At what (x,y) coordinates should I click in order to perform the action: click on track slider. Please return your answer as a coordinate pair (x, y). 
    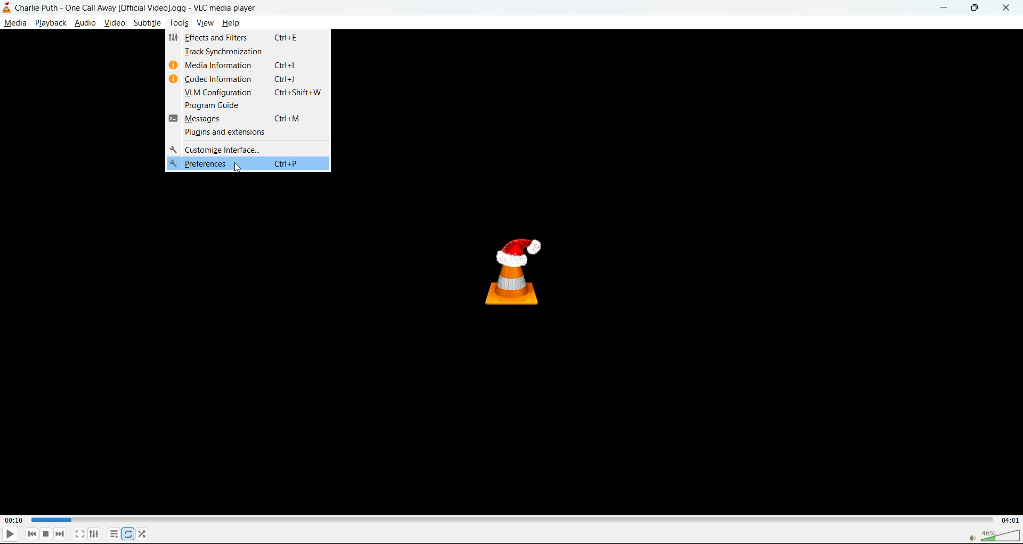
    Looking at the image, I should click on (508, 520).